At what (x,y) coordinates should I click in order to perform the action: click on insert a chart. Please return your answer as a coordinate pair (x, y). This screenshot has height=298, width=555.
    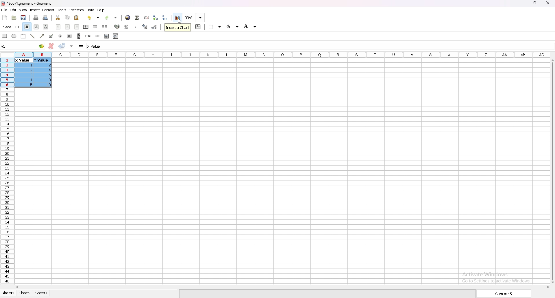
    Looking at the image, I should click on (177, 27).